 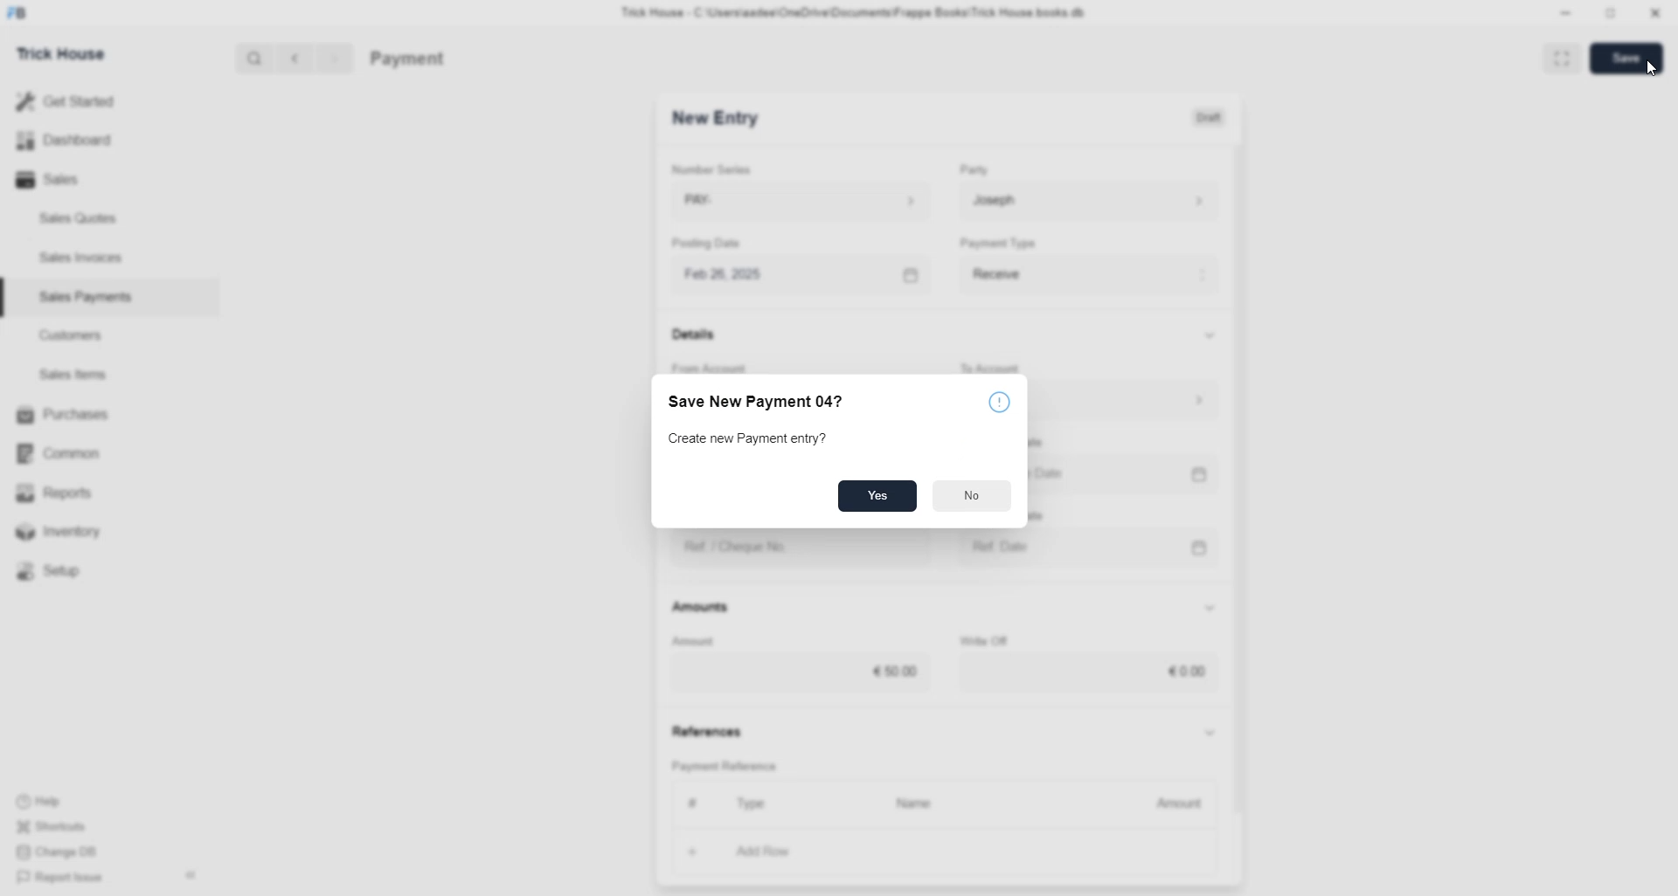 What do you see at coordinates (1211, 116) in the screenshot?
I see `Draft` at bounding box center [1211, 116].